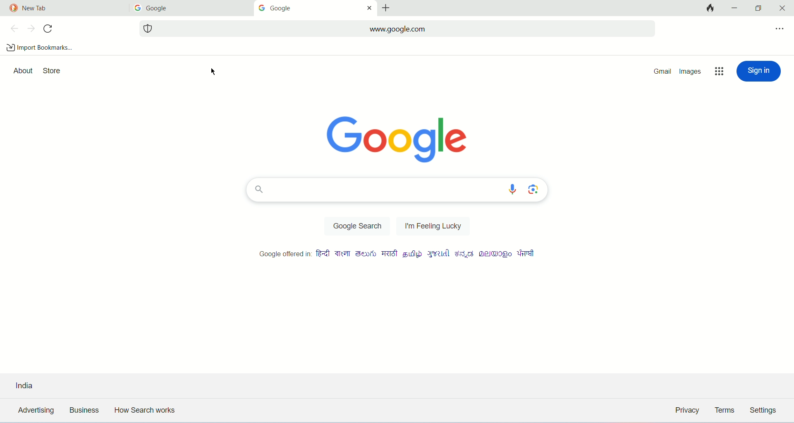  I want to click on about, so click(23, 70).